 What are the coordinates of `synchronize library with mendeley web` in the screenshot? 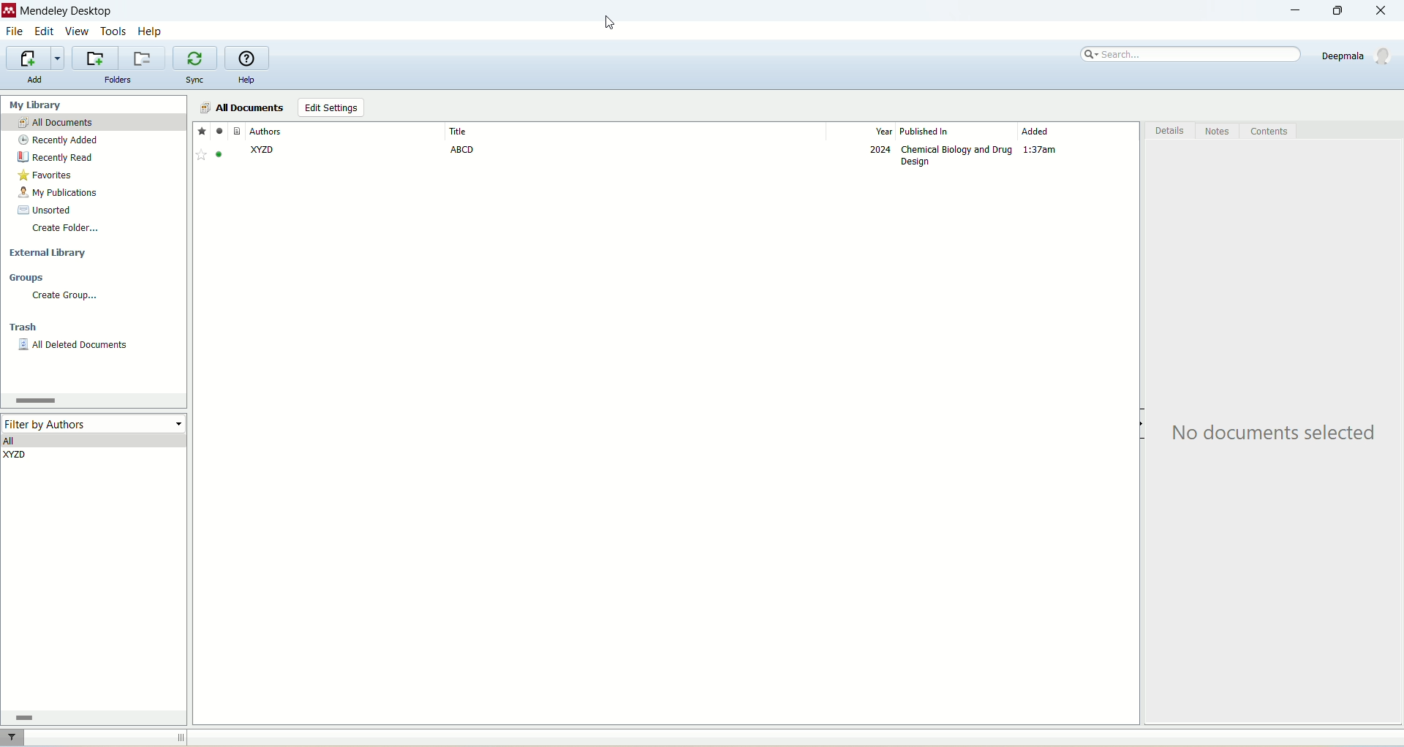 It's located at (197, 58).